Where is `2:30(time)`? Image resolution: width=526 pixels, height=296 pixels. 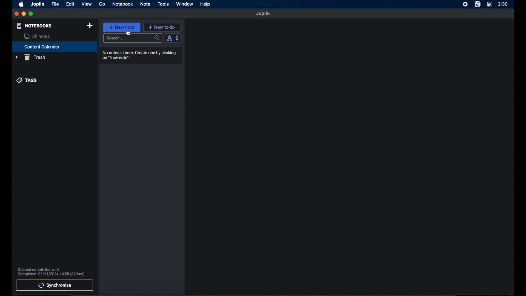 2:30(time) is located at coordinates (503, 4).